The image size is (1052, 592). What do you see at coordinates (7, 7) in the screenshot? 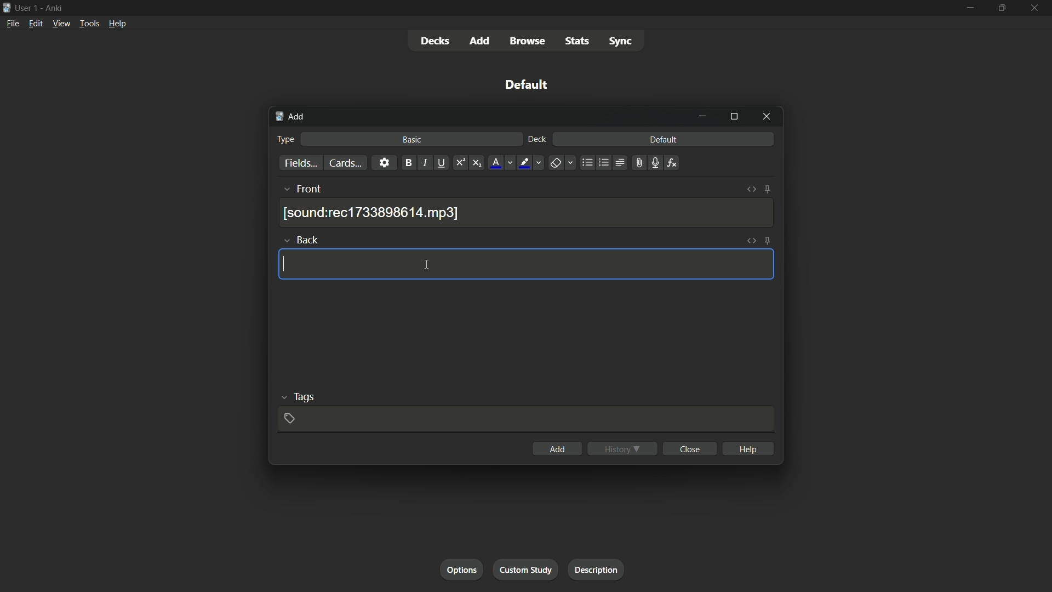
I see `app icon` at bounding box center [7, 7].